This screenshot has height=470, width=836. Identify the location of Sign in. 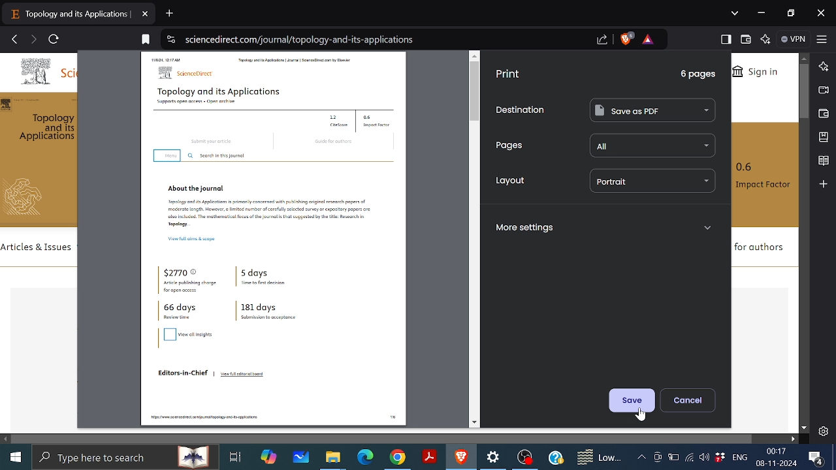
(757, 72).